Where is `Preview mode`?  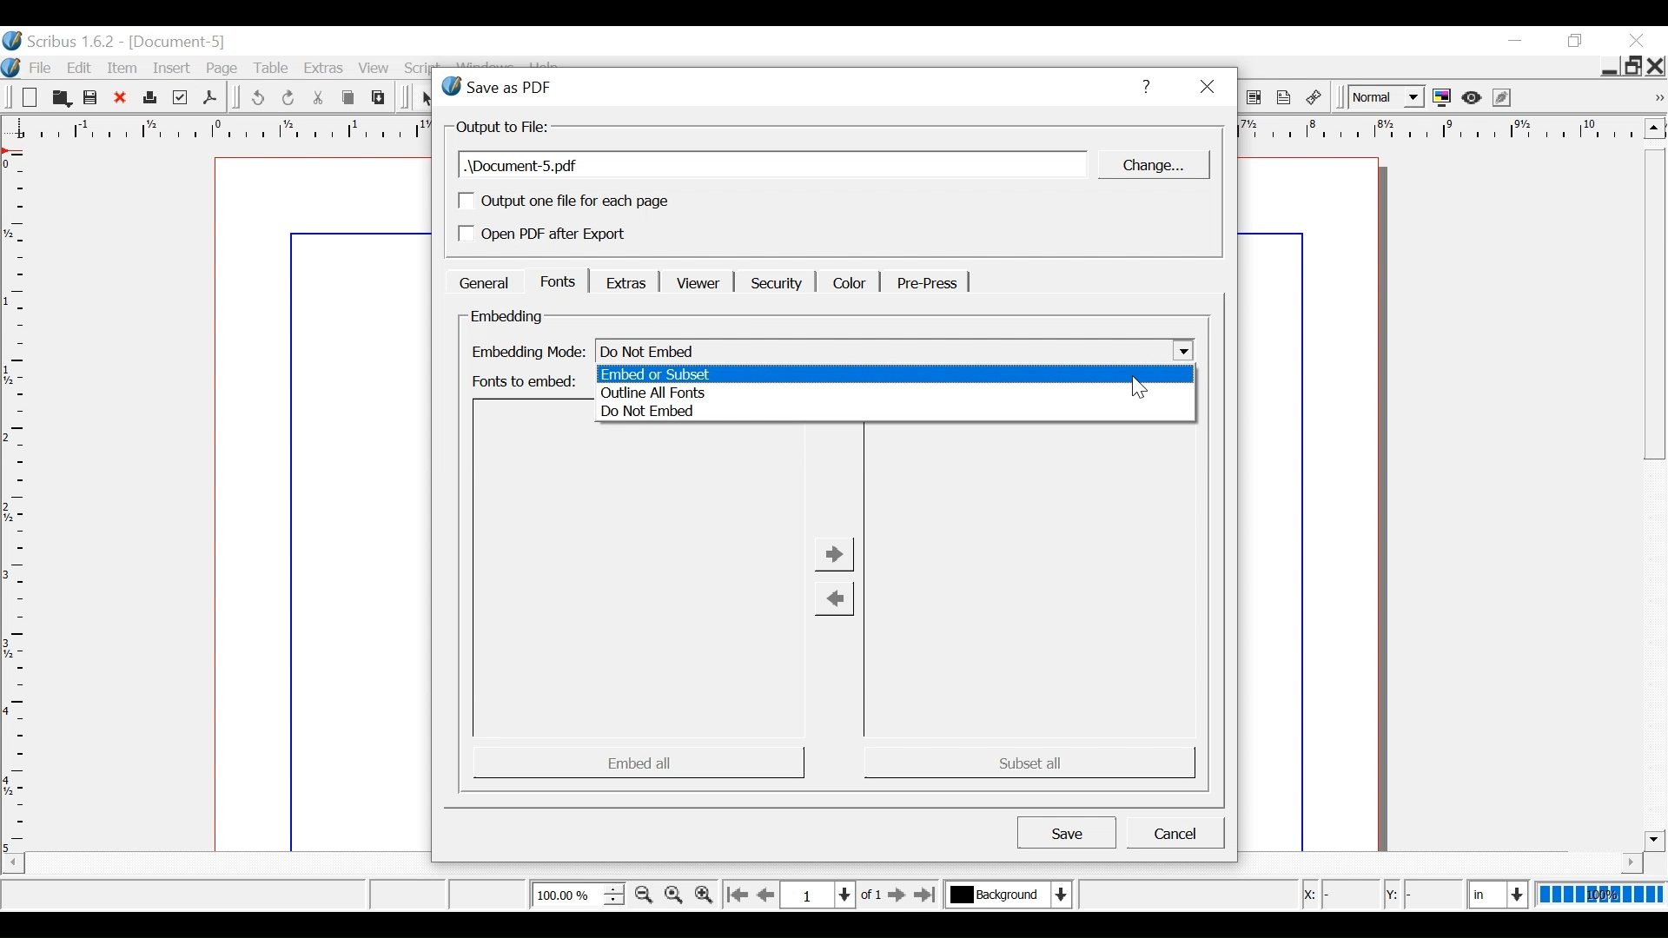 Preview mode is located at coordinates (1473, 98).